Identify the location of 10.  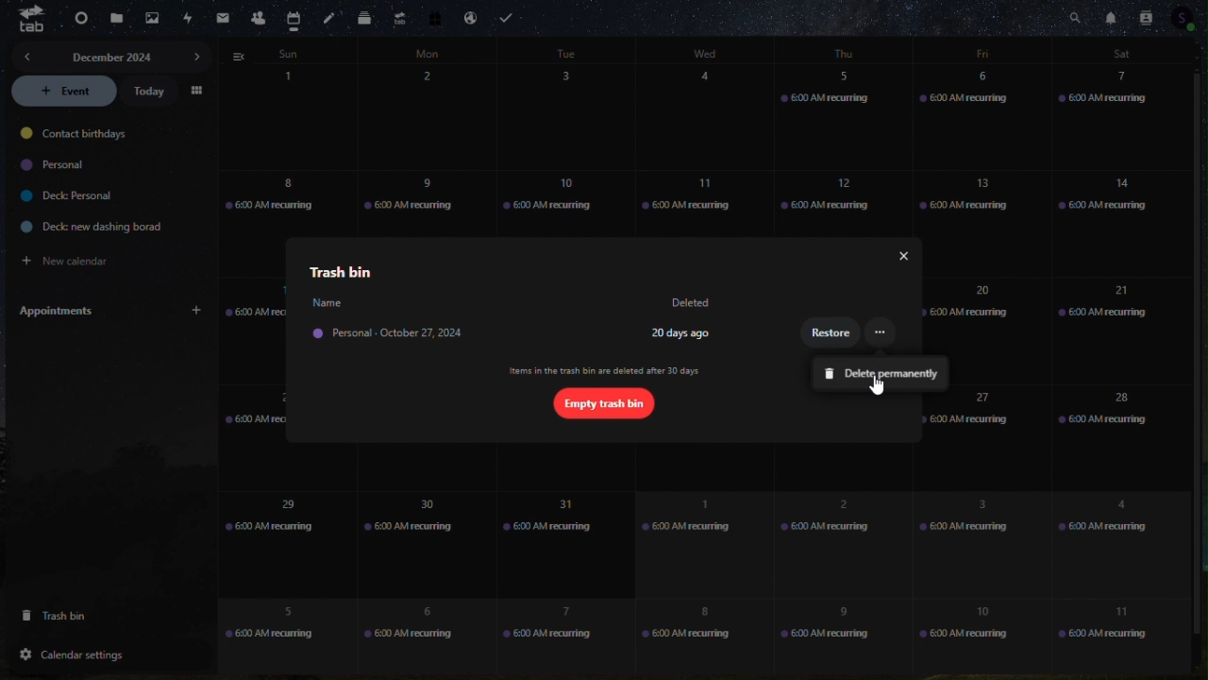
(561, 195).